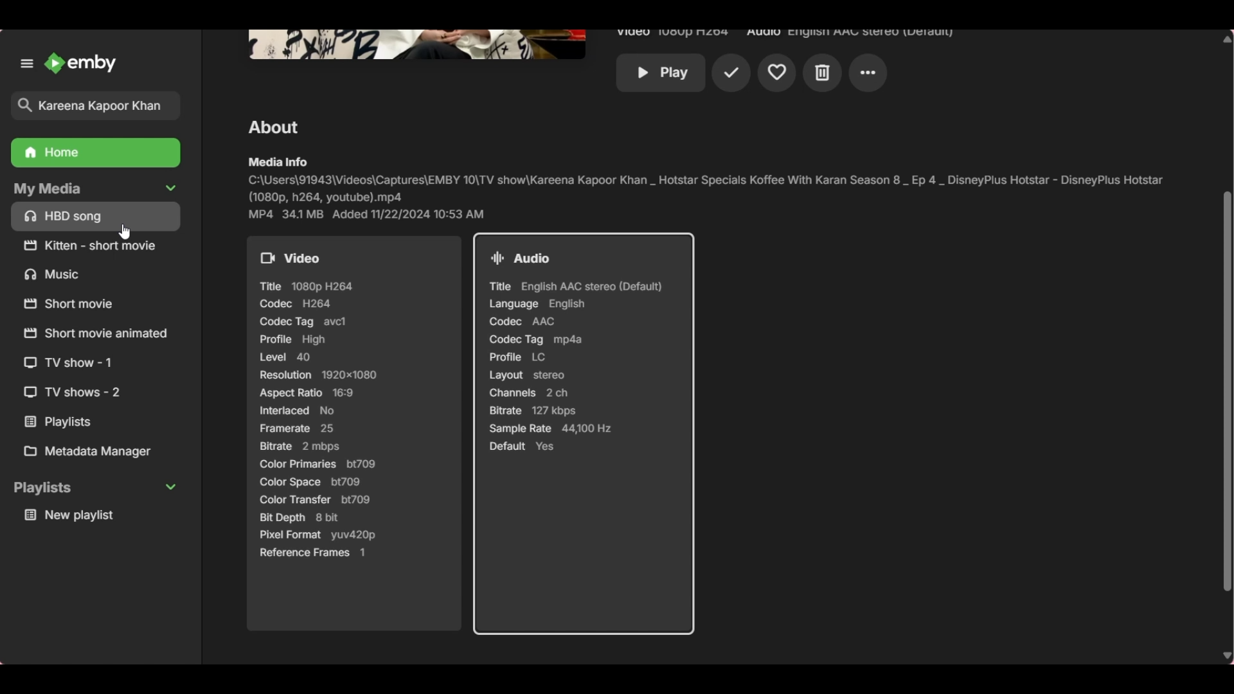  I want to click on , so click(775, 71).